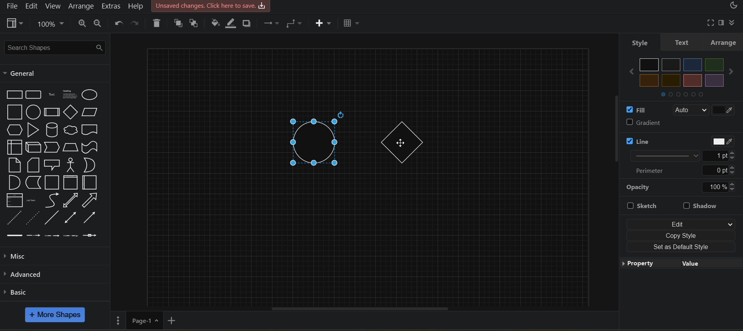 This screenshot has height=331, width=743. What do you see at coordinates (53, 45) in the screenshot?
I see `search shapes` at bounding box center [53, 45].